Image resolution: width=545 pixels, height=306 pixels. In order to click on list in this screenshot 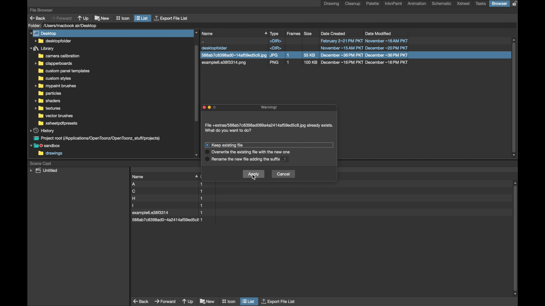, I will do `click(142, 18)`.